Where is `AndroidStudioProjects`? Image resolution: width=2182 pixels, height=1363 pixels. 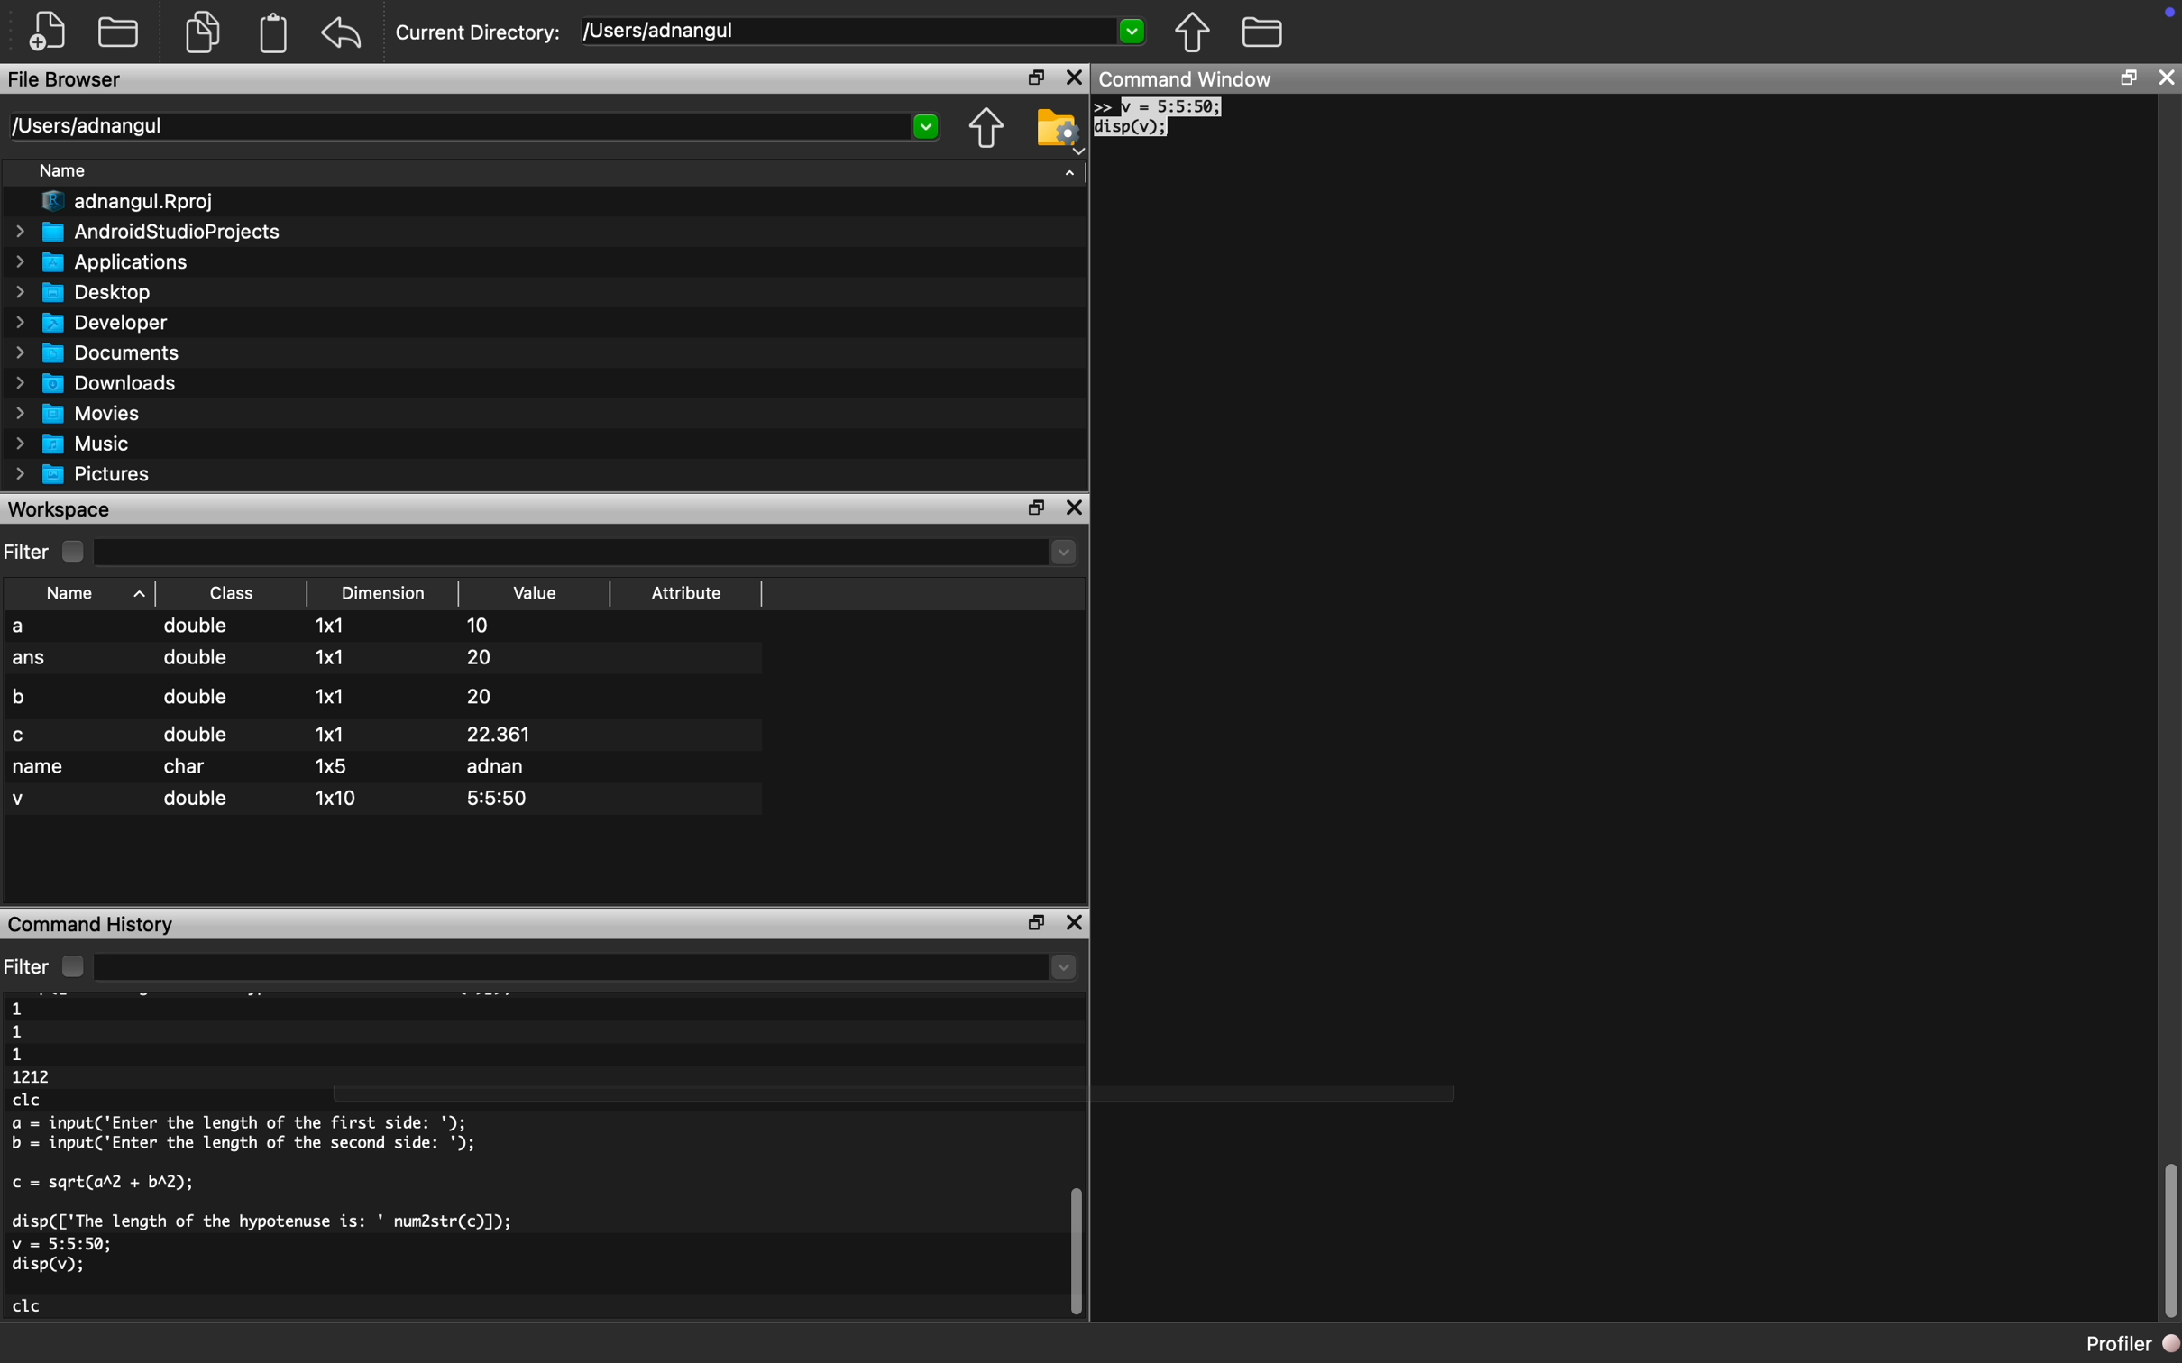
AndroidStudioProjects is located at coordinates (149, 233).